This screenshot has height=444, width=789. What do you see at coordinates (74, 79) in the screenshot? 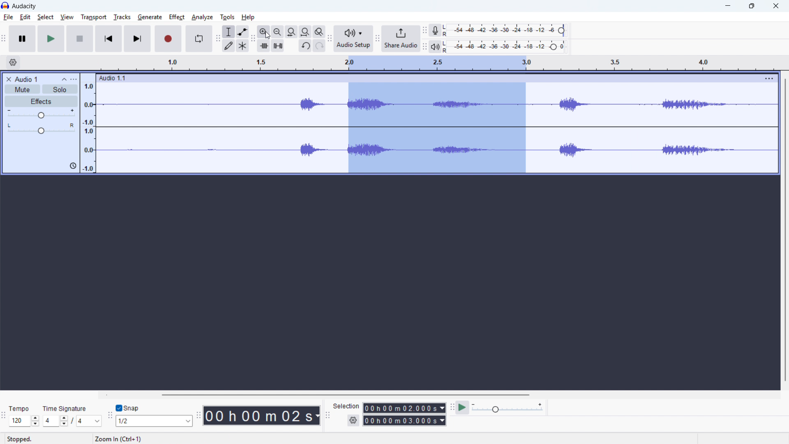
I see `Trap control panel menu` at bounding box center [74, 79].